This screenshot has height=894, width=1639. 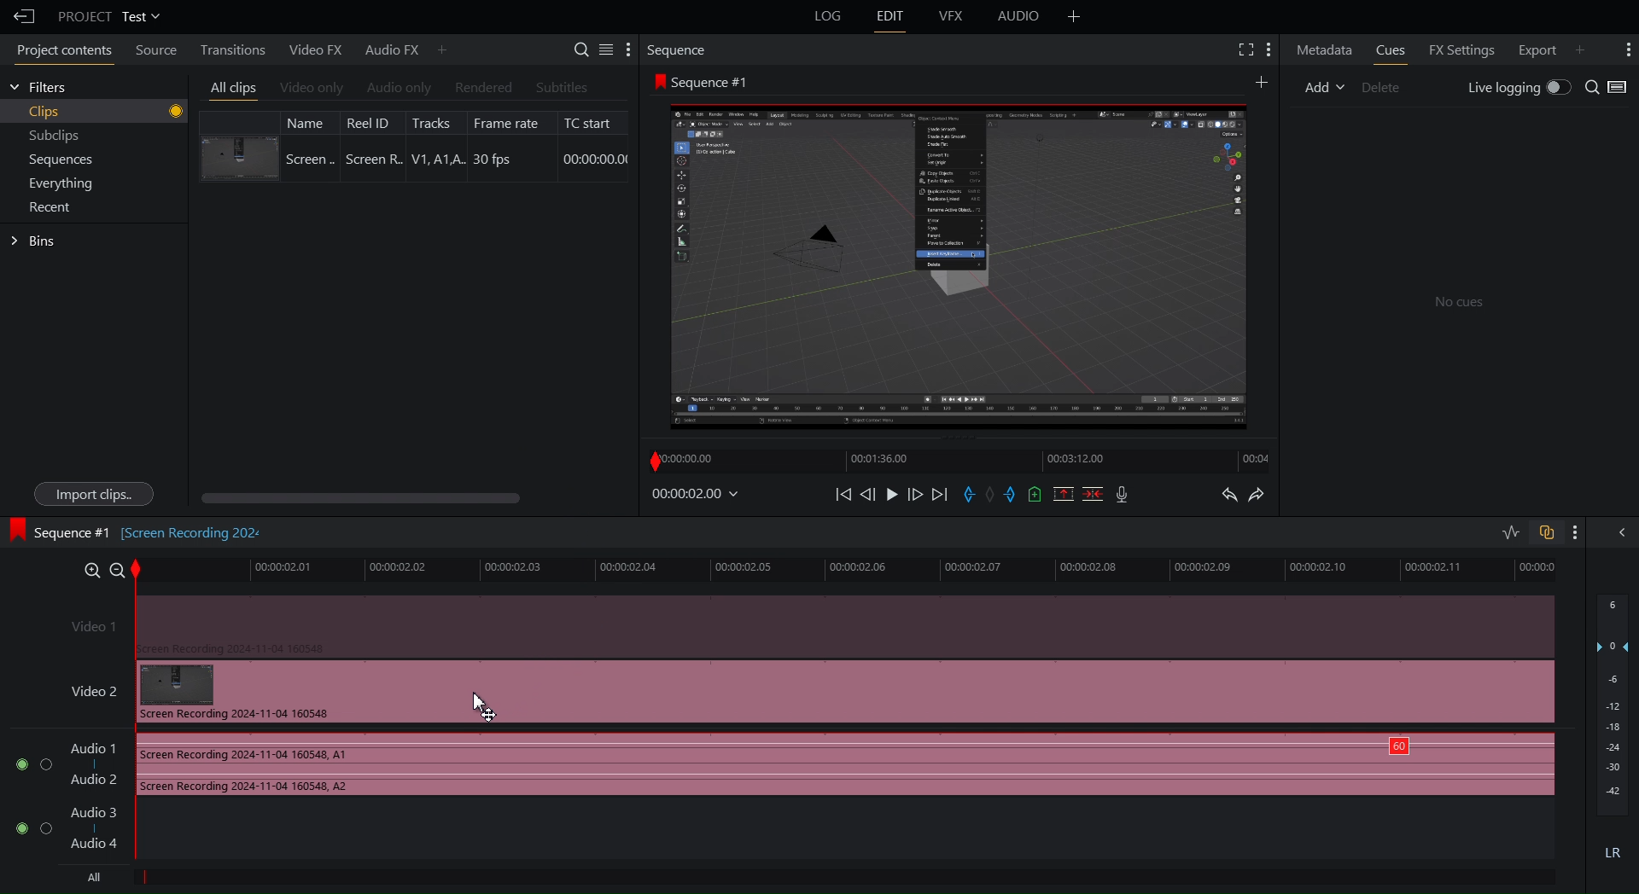 What do you see at coordinates (61, 160) in the screenshot?
I see `Sequences` at bounding box center [61, 160].